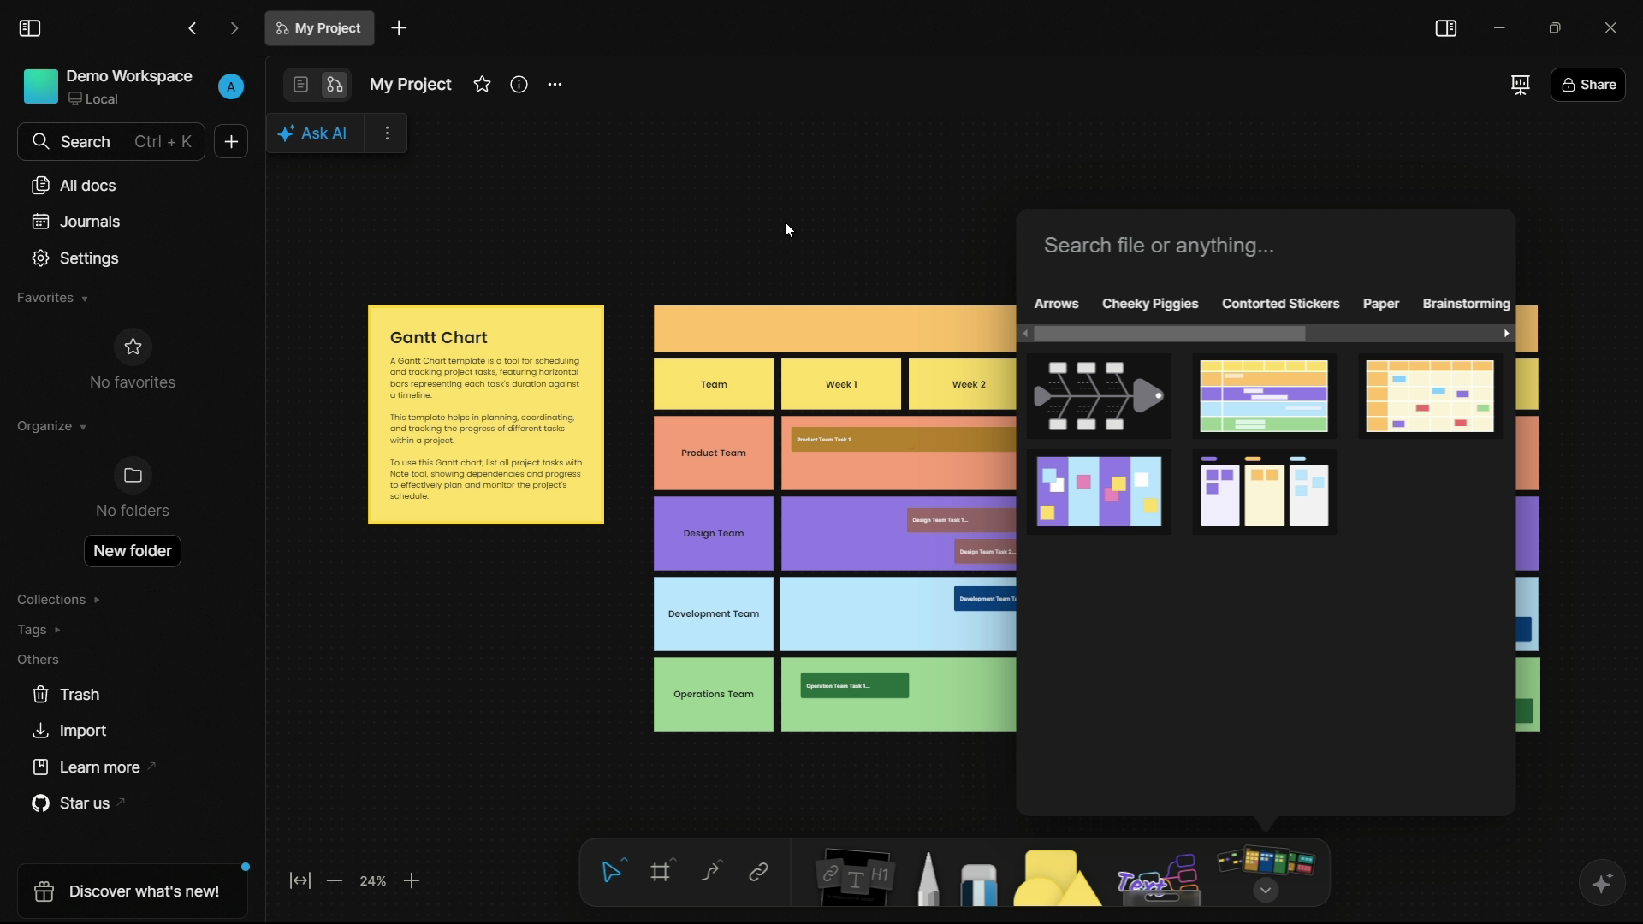  Describe the element at coordinates (337, 883) in the screenshot. I see `zoom out` at that location.